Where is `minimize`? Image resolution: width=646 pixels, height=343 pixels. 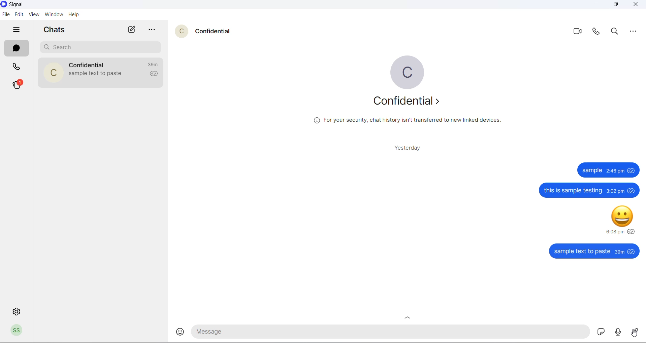
minimize is located at coordinates (597, 5).